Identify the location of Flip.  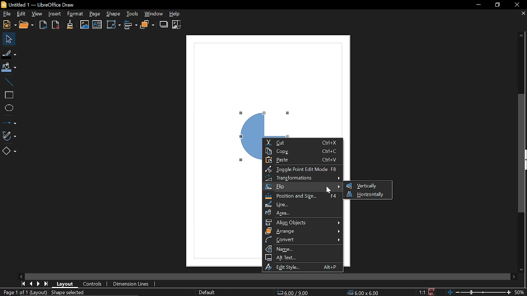
(304, 187).